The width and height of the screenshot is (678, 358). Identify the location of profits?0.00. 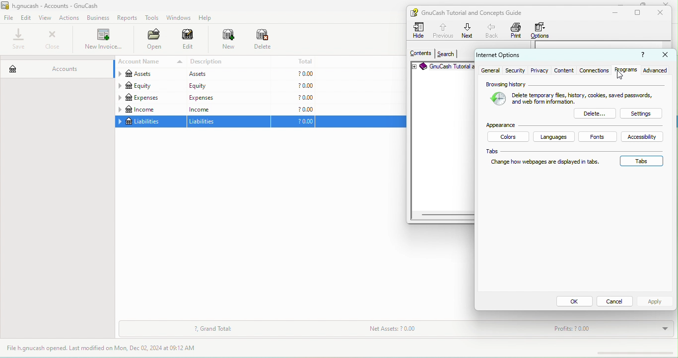
(607, 329).